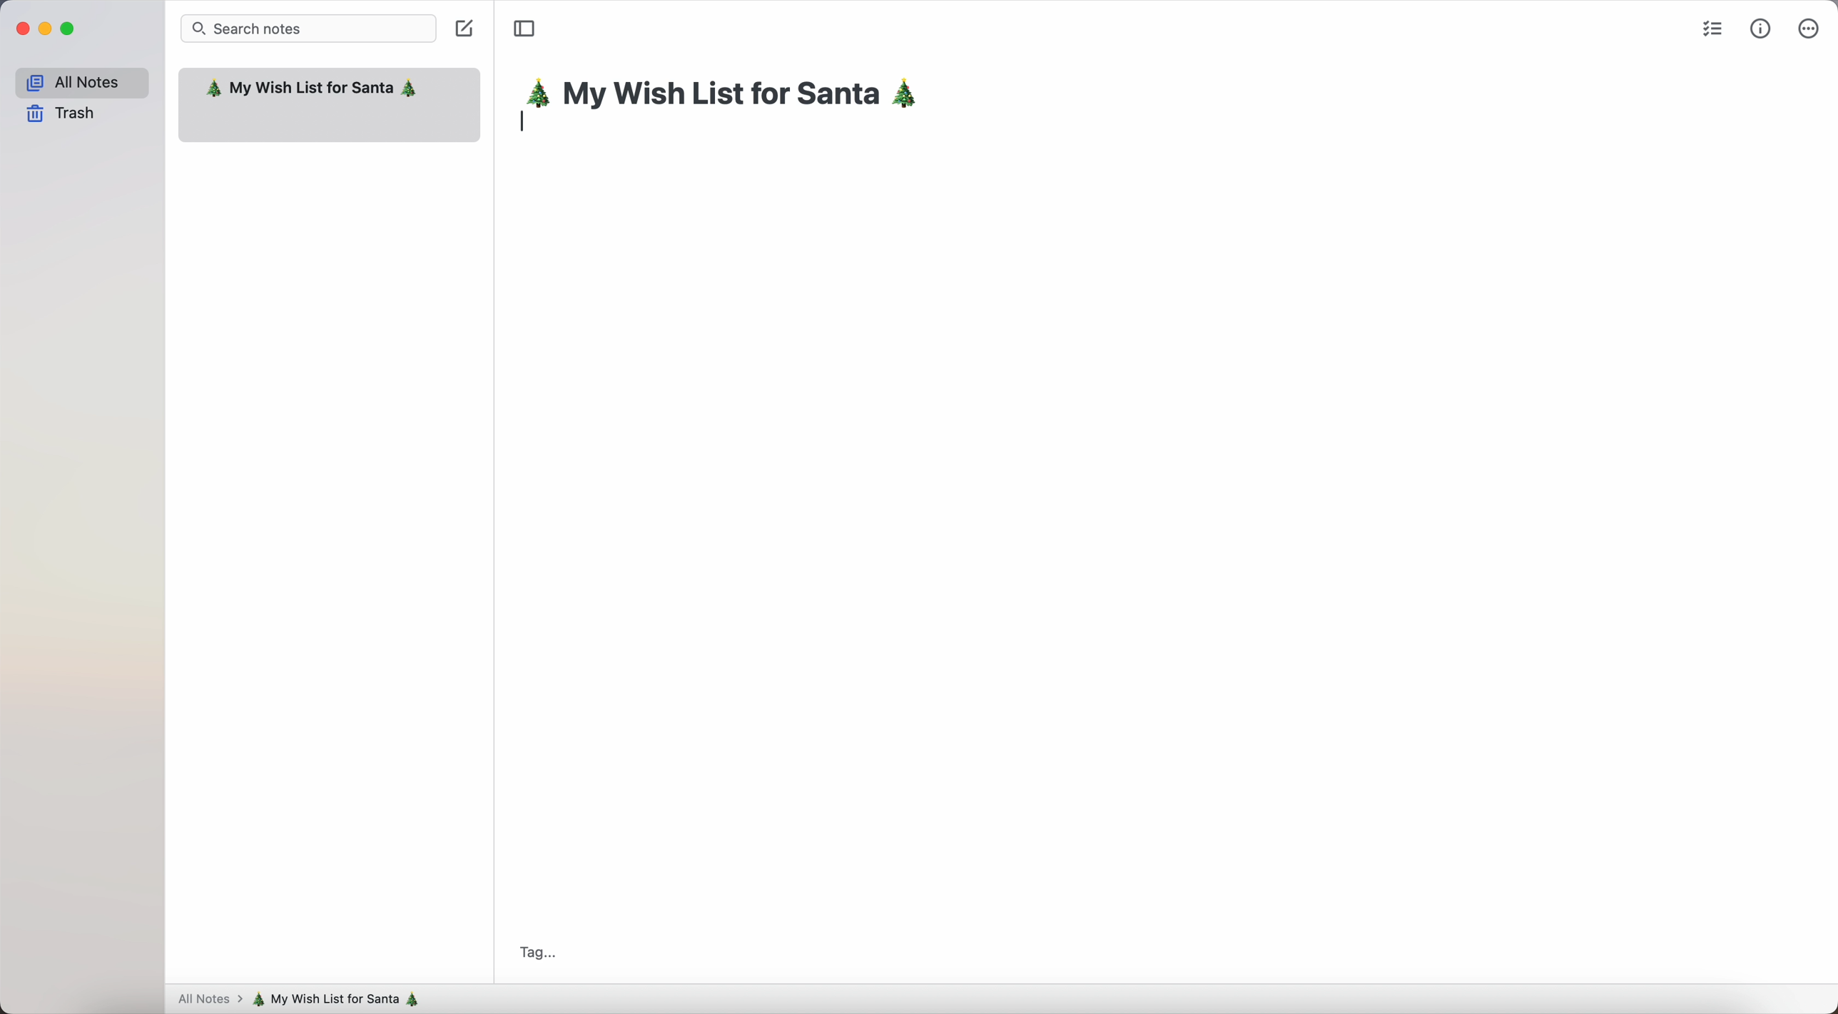 This screenshot has width=1838, height=1014. I want to click on close Simplenote, so click(20, 29).